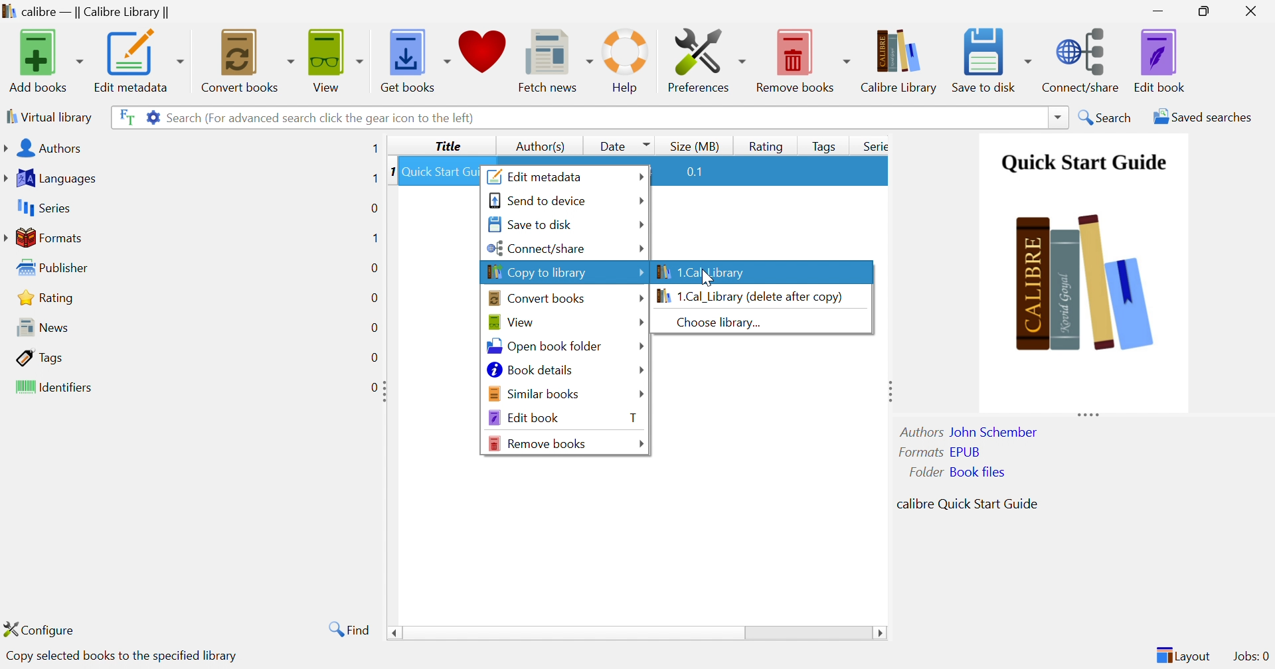  Describe the element at coordinates (537, 247) in the screenshot. I see `Connect/share` at that location.